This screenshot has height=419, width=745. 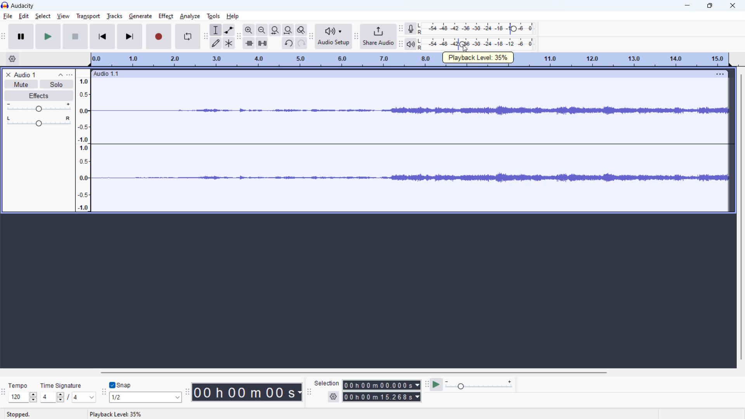 What do you see at coordinates (88, 16) in the screenshot?
I see `transport` at bounding box center [88, 16].